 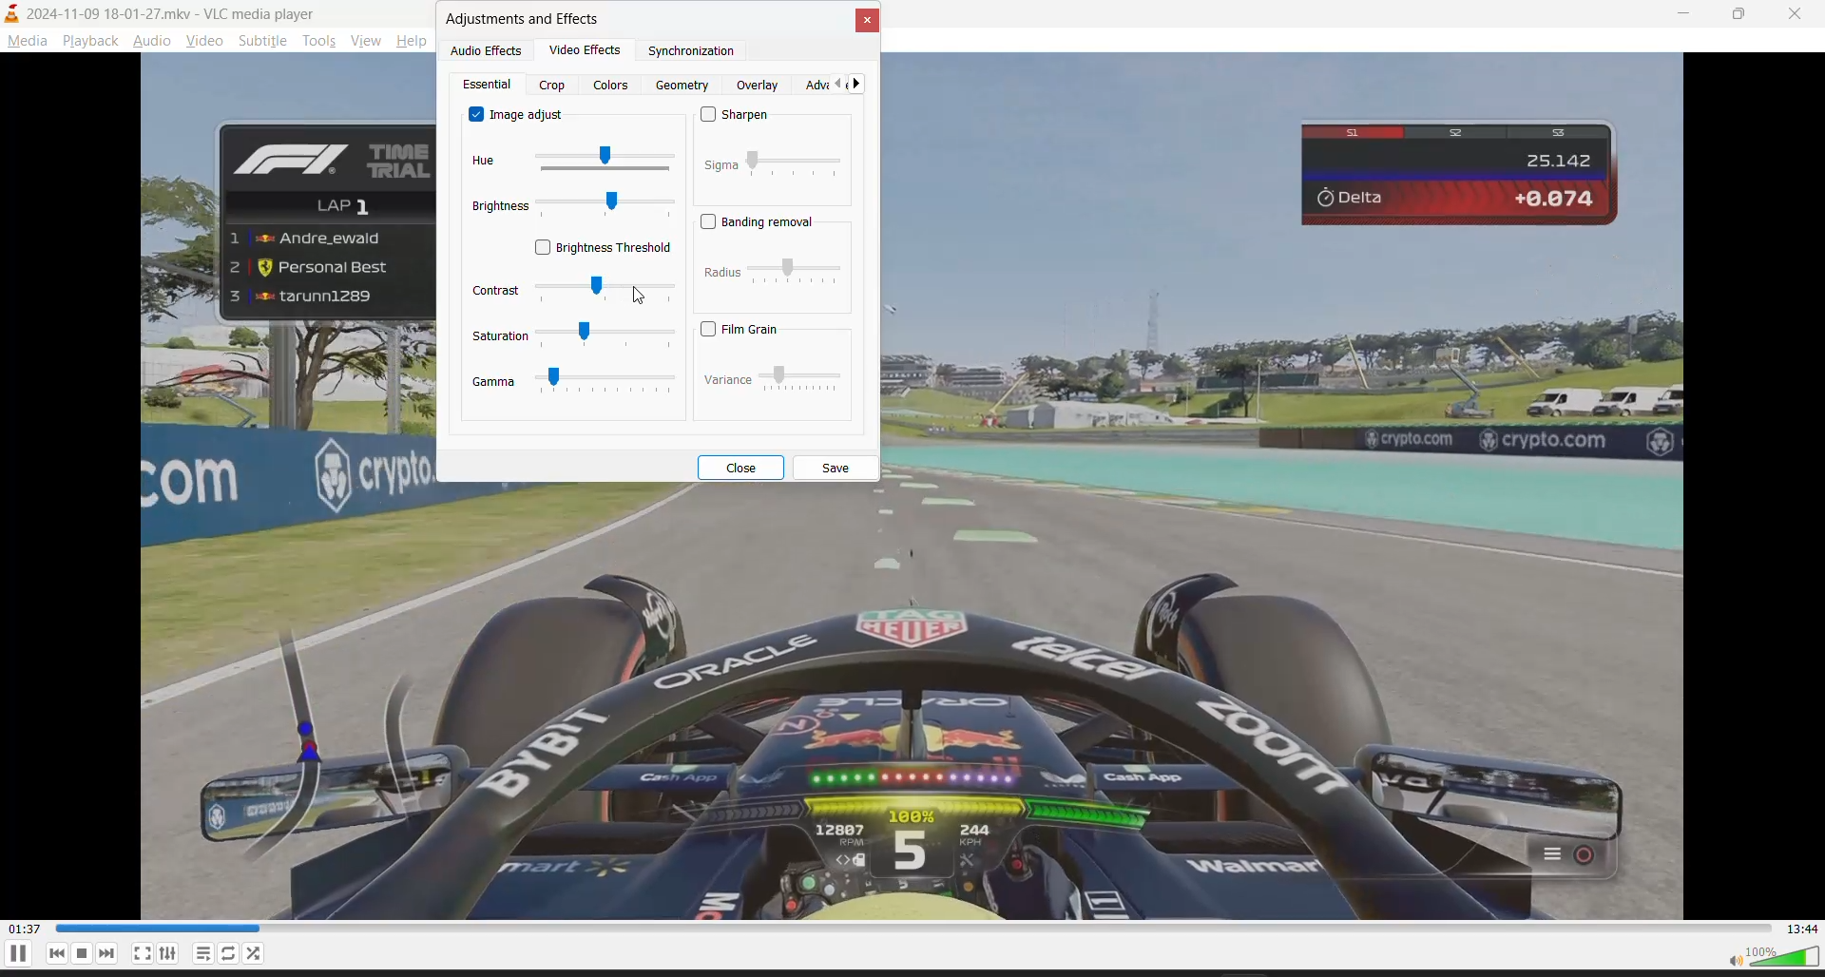 What do you see at coordinates (81, 952) in the screenshot?
I see `stop` at bounding box center [81, 952].